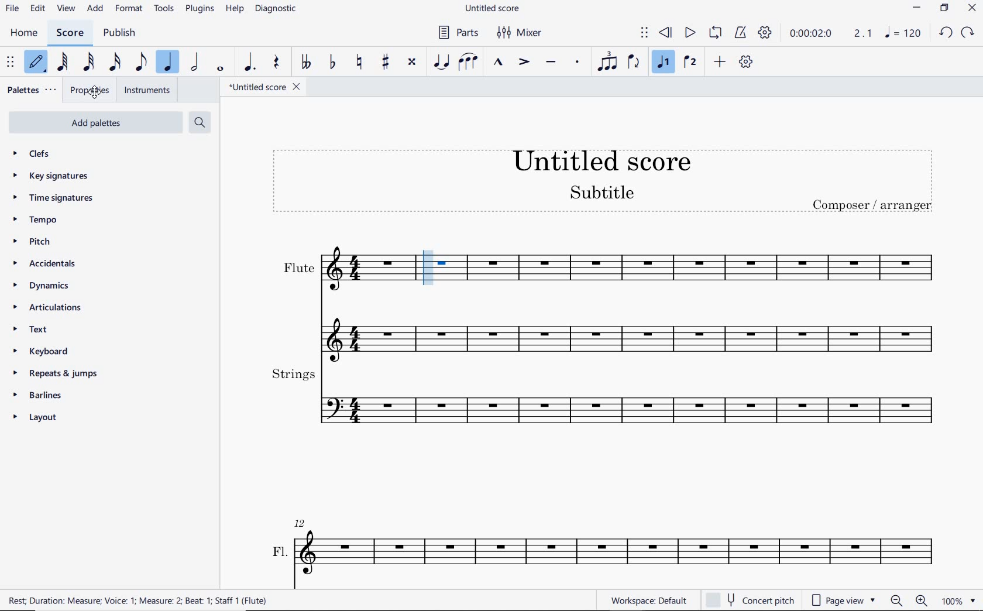 The height and width of the screenshot is (611, 983). What do you see at coordinates (467, 61) in the screenshot?
I see `SLUR` at bounding box center [467, 61].